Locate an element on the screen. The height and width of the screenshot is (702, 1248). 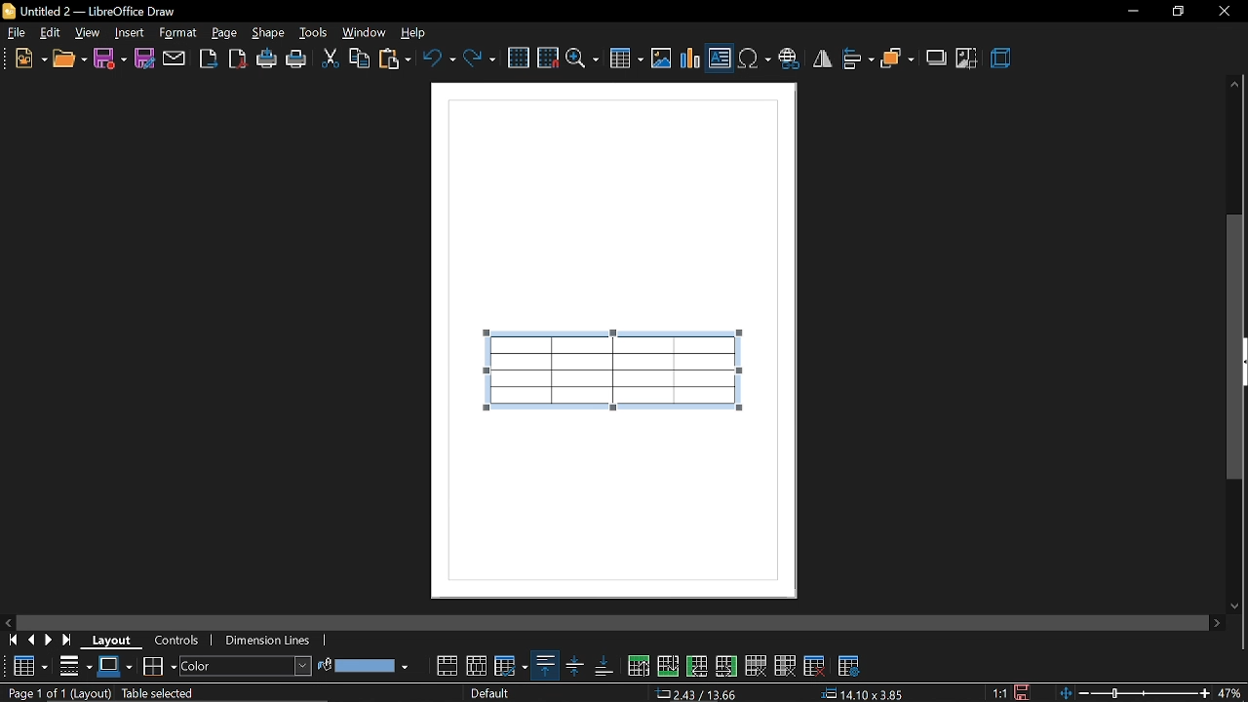
export as pdf is located at coordinates (235, 58).